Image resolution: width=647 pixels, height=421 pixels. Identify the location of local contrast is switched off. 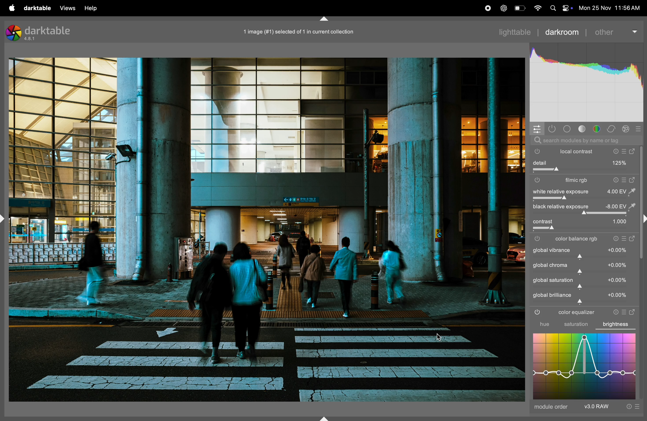
(536, 152).